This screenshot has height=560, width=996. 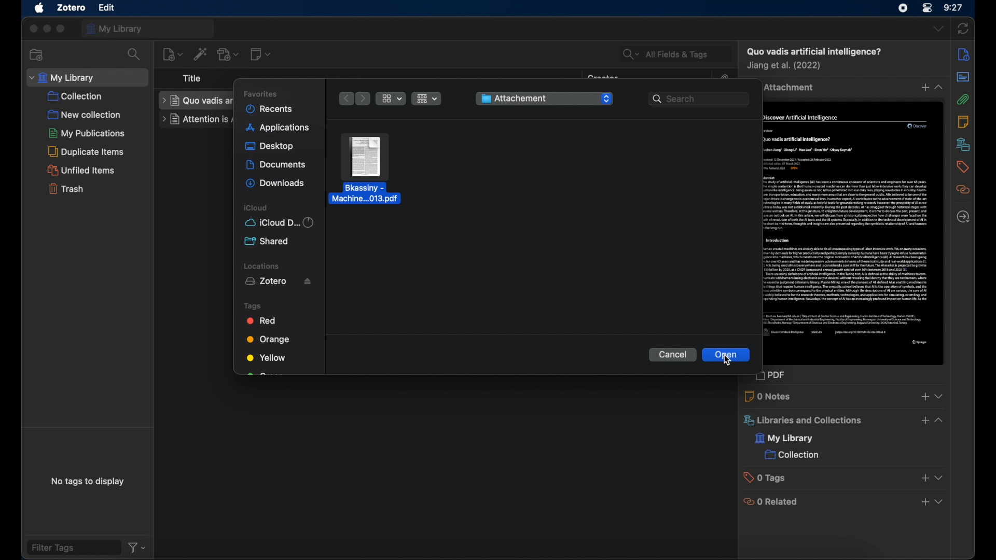 What do you see at coordinates (962, 166) in the screenshot?
I see `tags` at bounding box center [962, 166].